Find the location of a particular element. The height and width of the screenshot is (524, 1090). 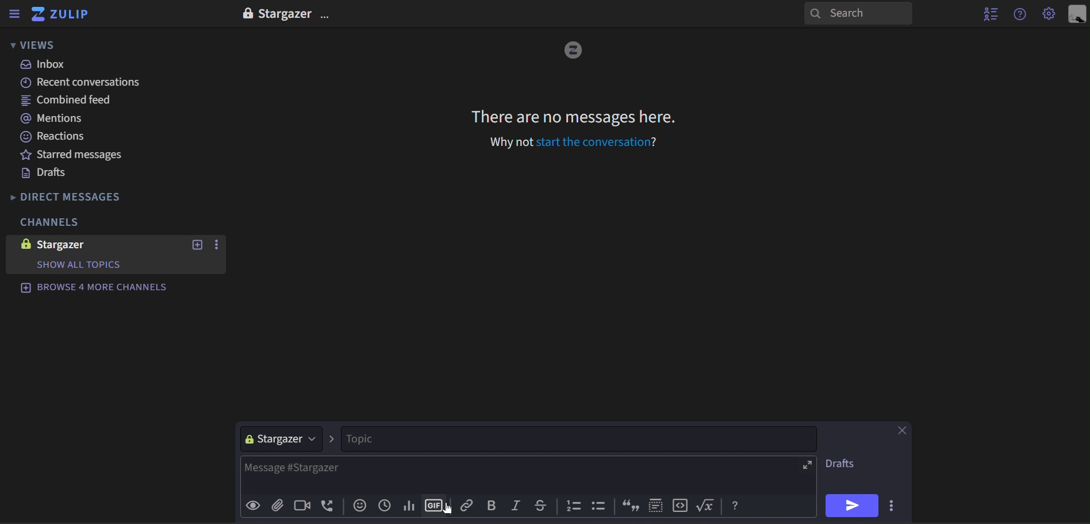

Selection is located at coordinates (657, 505).